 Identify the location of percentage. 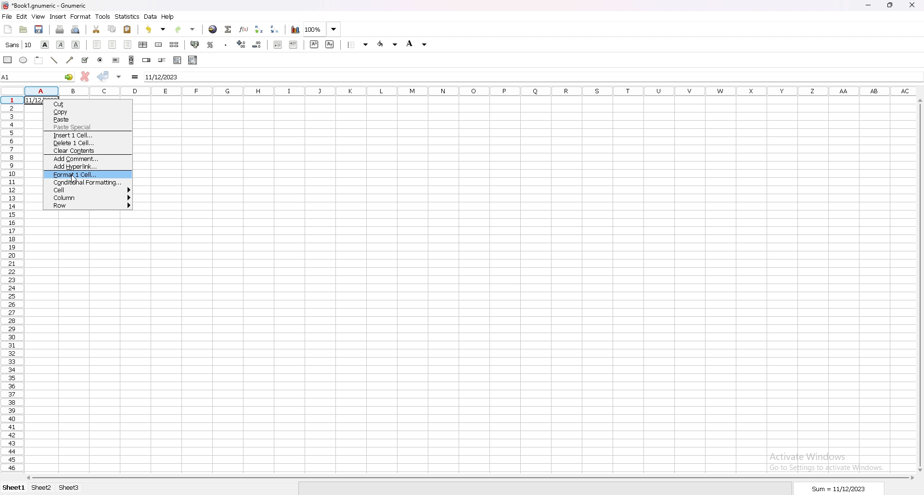
(210, 45).